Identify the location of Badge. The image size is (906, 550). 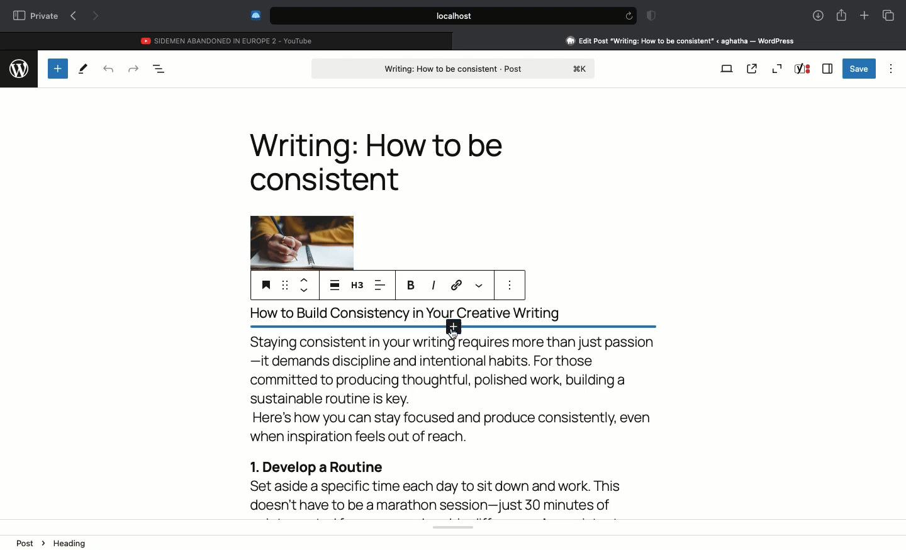
(649, 16).